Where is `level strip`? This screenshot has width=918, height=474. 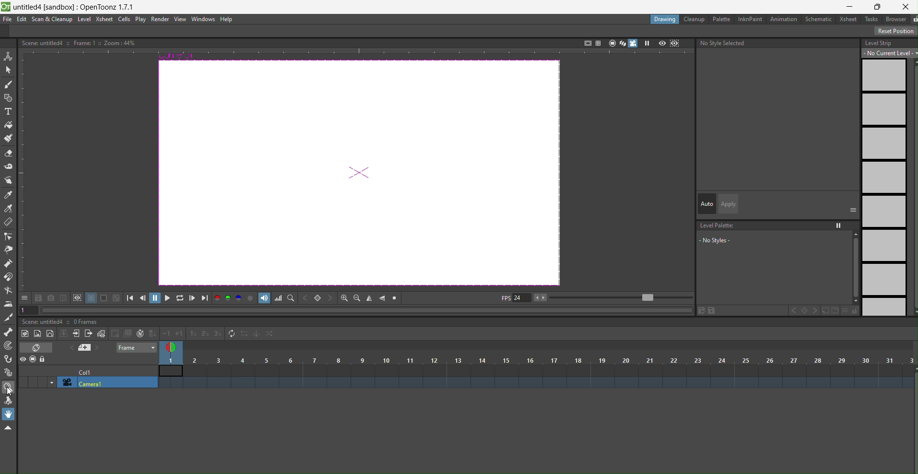 level strip is located at coordinates (886, 178).